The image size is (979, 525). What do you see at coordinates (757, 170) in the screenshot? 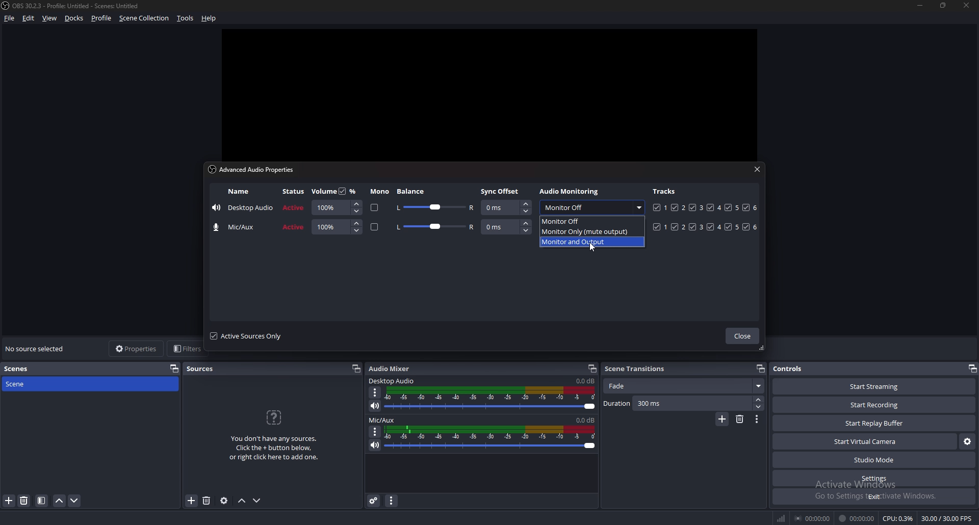
I see `close` at bounding box center [757, 170].